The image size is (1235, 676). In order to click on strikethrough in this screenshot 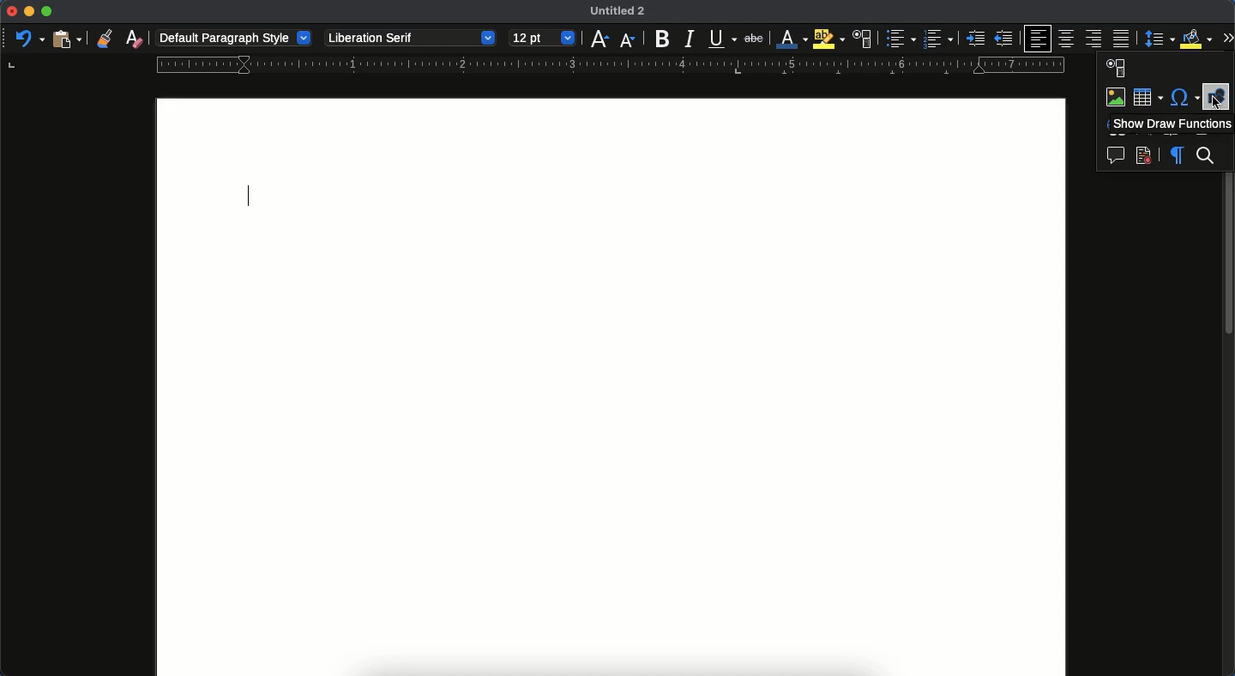, I will do `click(757, 39)`.